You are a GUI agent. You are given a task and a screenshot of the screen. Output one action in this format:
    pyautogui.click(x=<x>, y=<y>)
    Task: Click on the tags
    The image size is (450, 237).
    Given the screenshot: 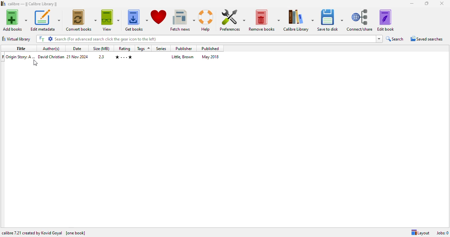 What is the action you would take?
    pyautogui.click(x=143, y=48)
    